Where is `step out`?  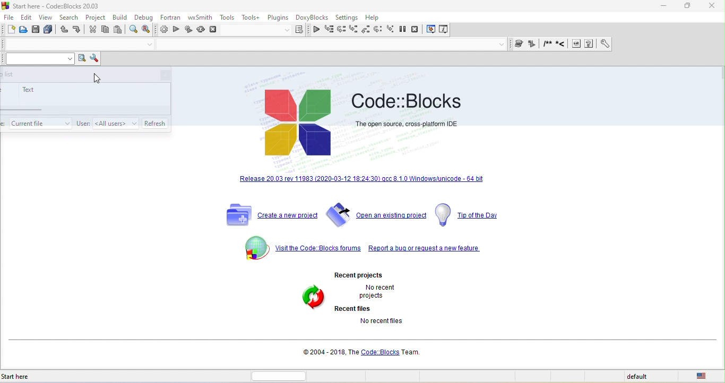 step out is located at coordinates (367, 30).